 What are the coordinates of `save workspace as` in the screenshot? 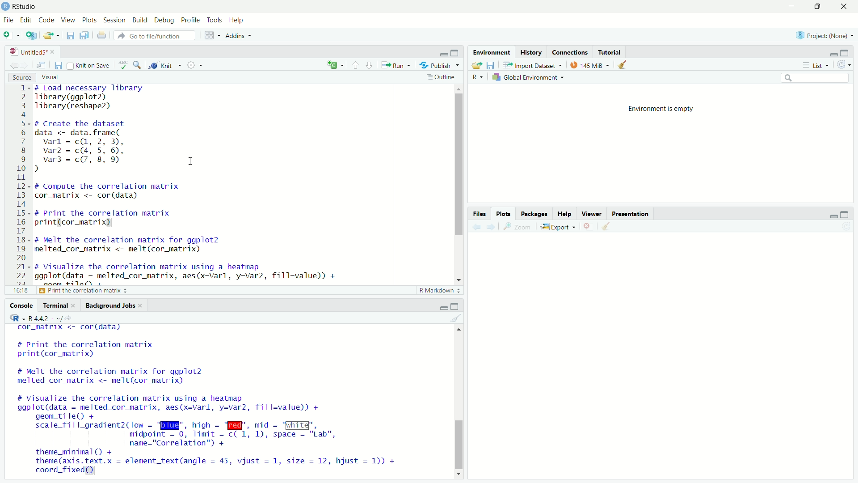 It's located at (492, 65).